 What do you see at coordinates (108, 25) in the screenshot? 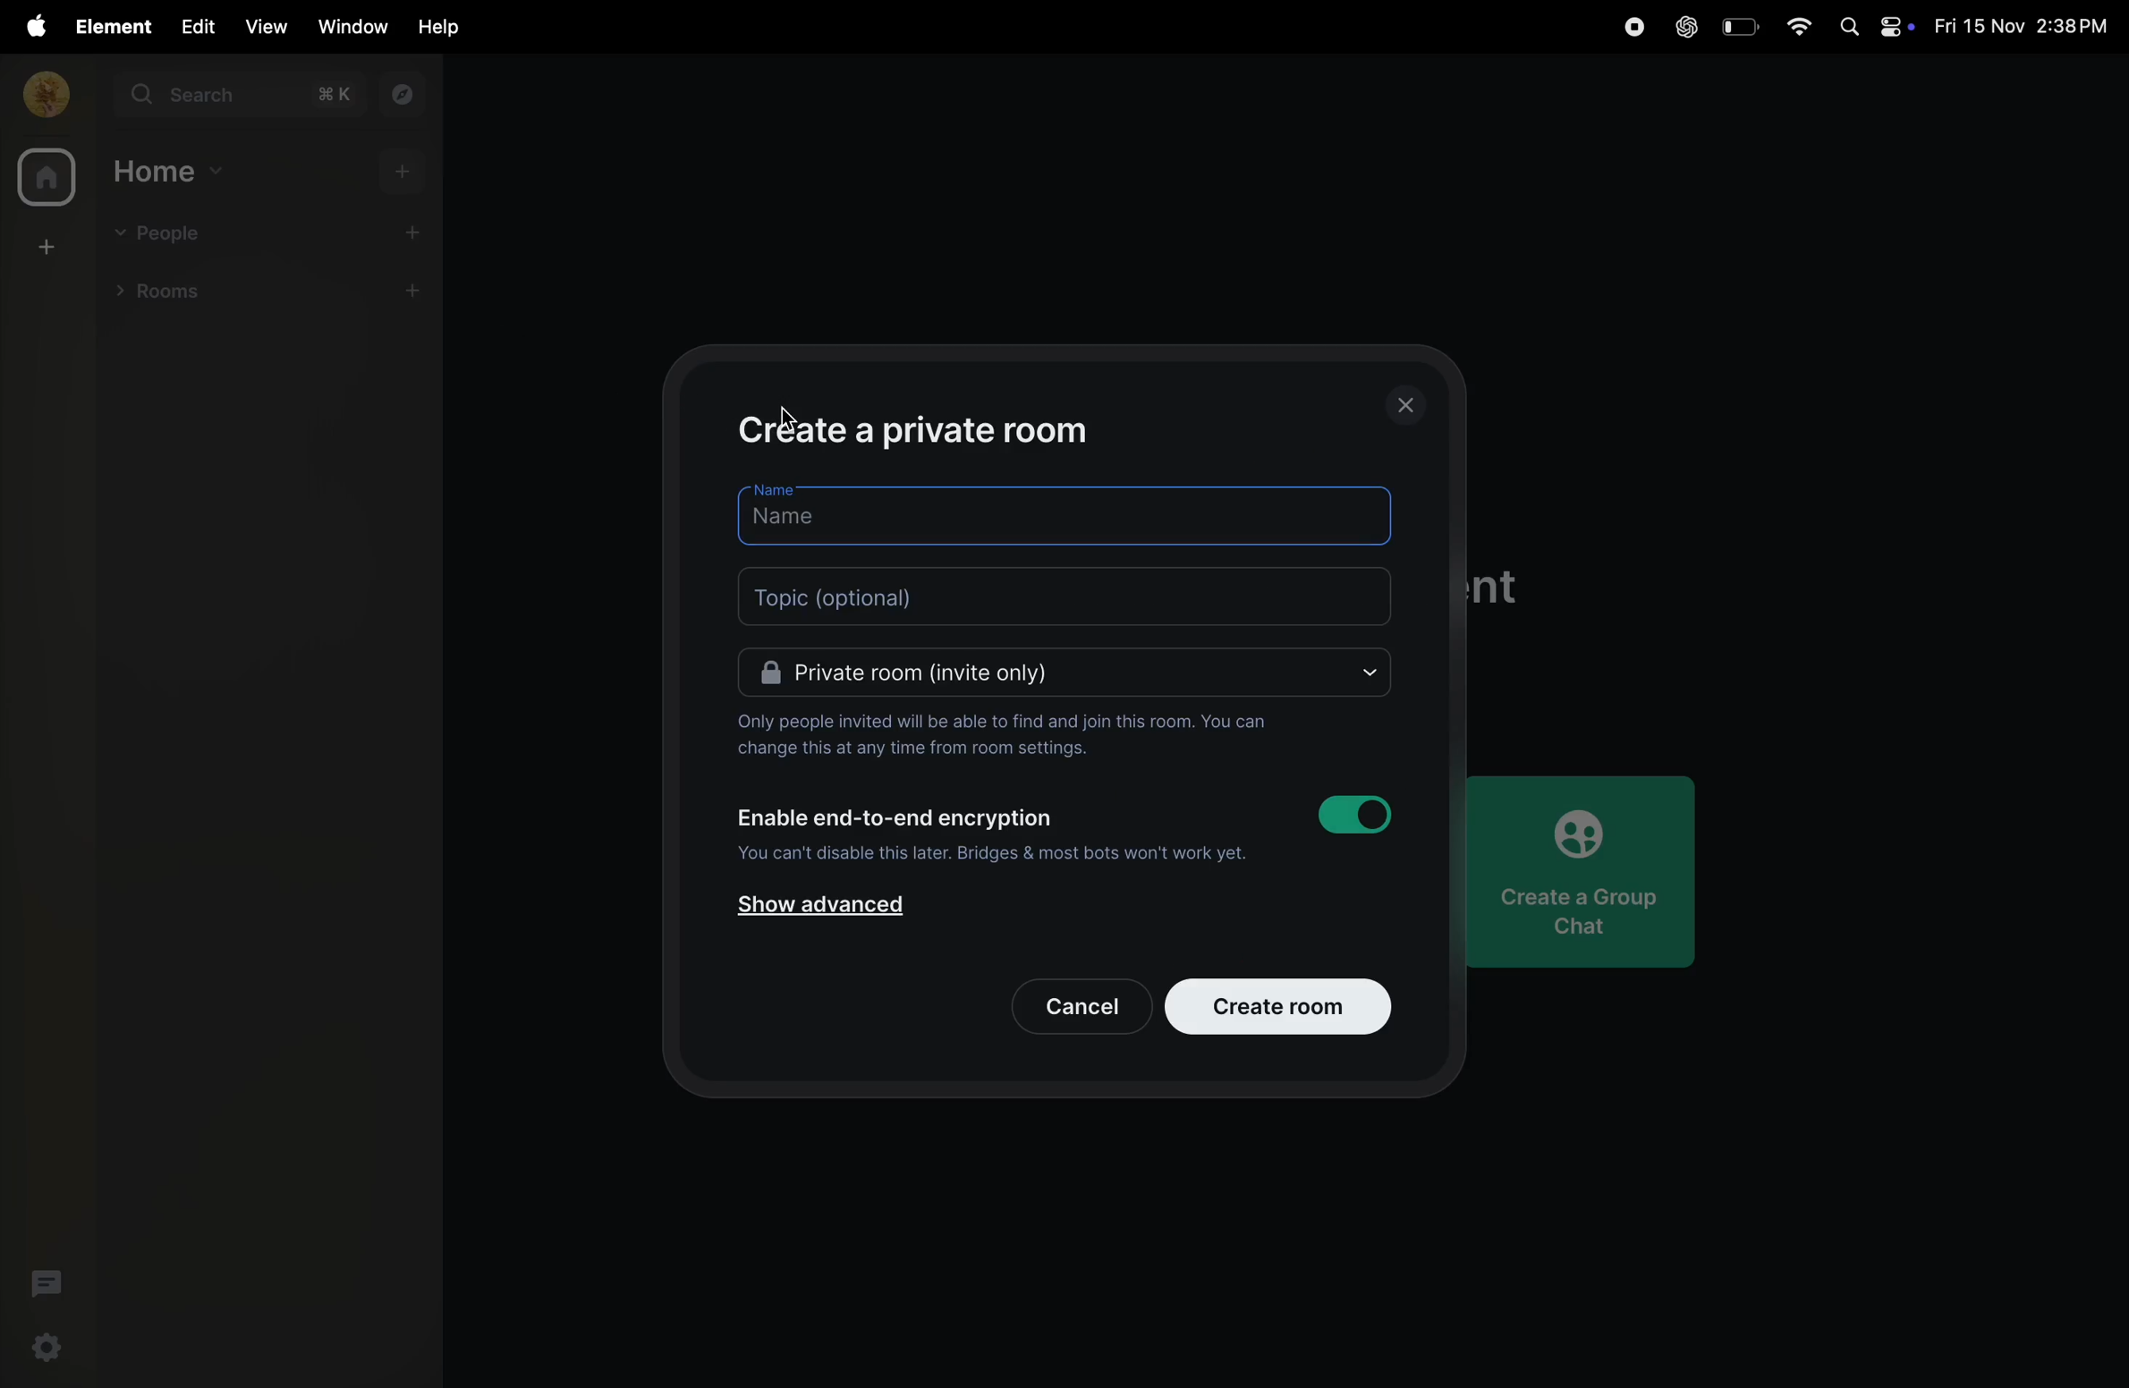
I see `element menu` at bounding box center [108, 25].